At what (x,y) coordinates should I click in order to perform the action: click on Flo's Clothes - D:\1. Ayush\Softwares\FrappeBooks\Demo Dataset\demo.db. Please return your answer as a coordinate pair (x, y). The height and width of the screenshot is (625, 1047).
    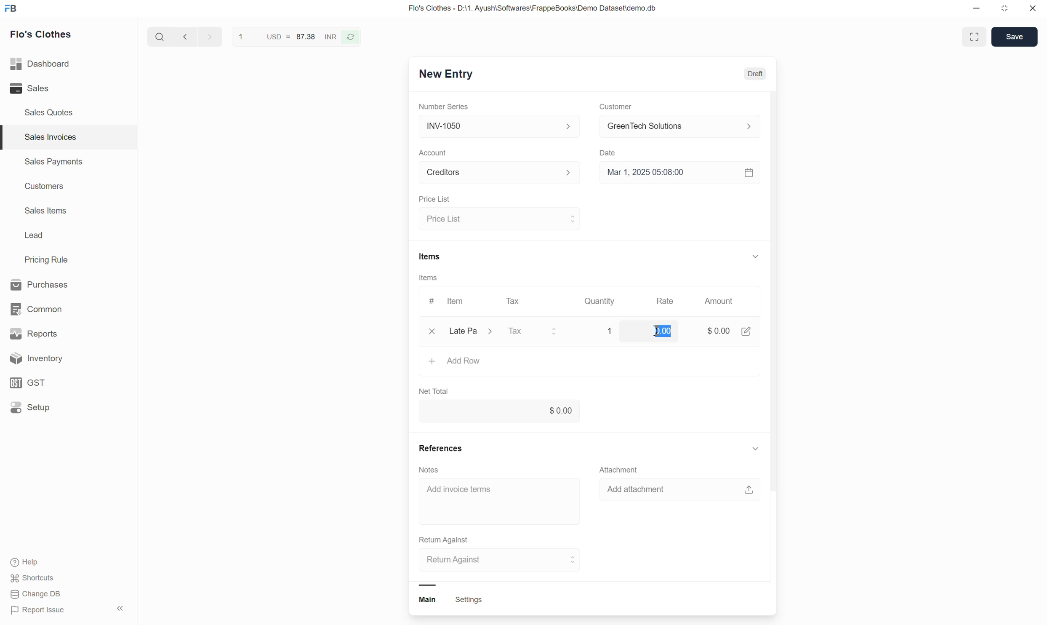
    Looking at the image, I should click on (540, 9).